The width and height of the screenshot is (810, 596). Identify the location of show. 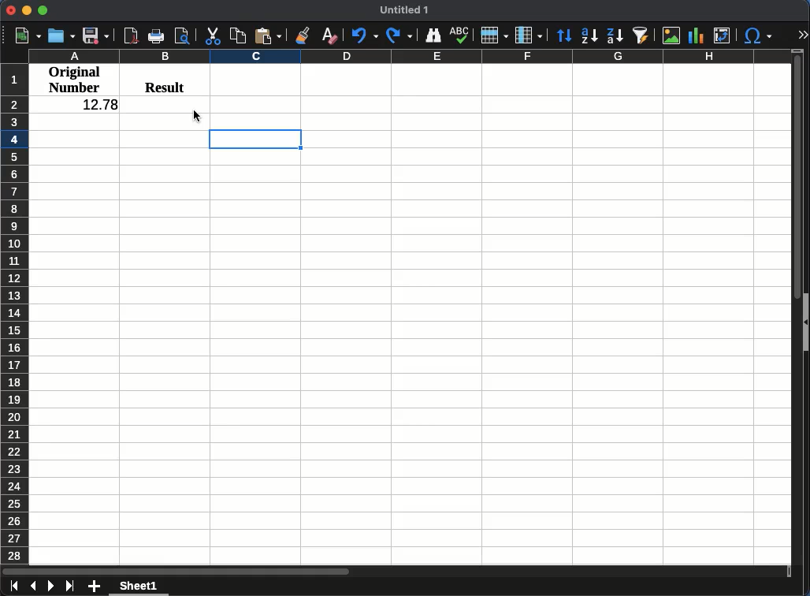
(805, 326).